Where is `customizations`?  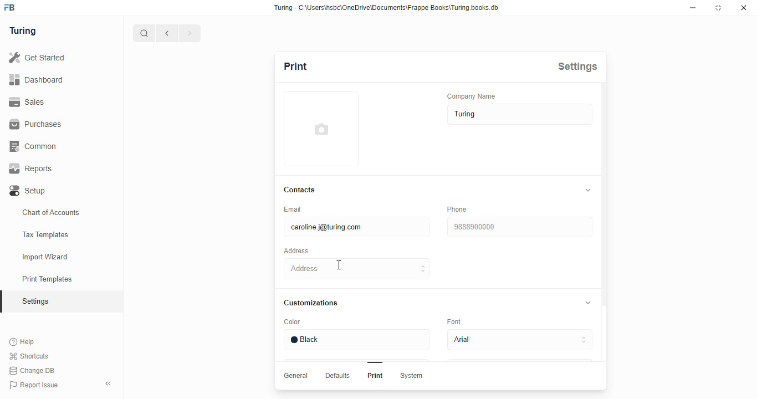
customizations is located at coordinates (310, 303).